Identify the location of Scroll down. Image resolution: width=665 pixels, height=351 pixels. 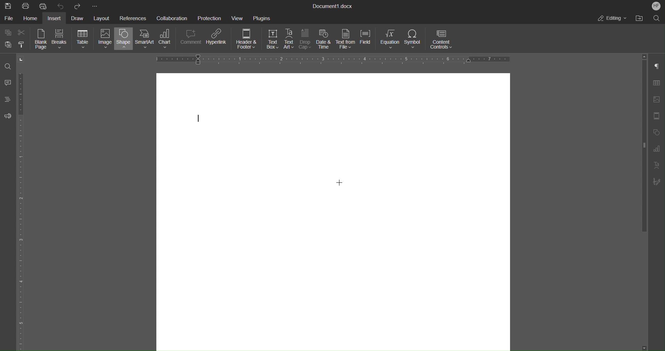
(641, 344).